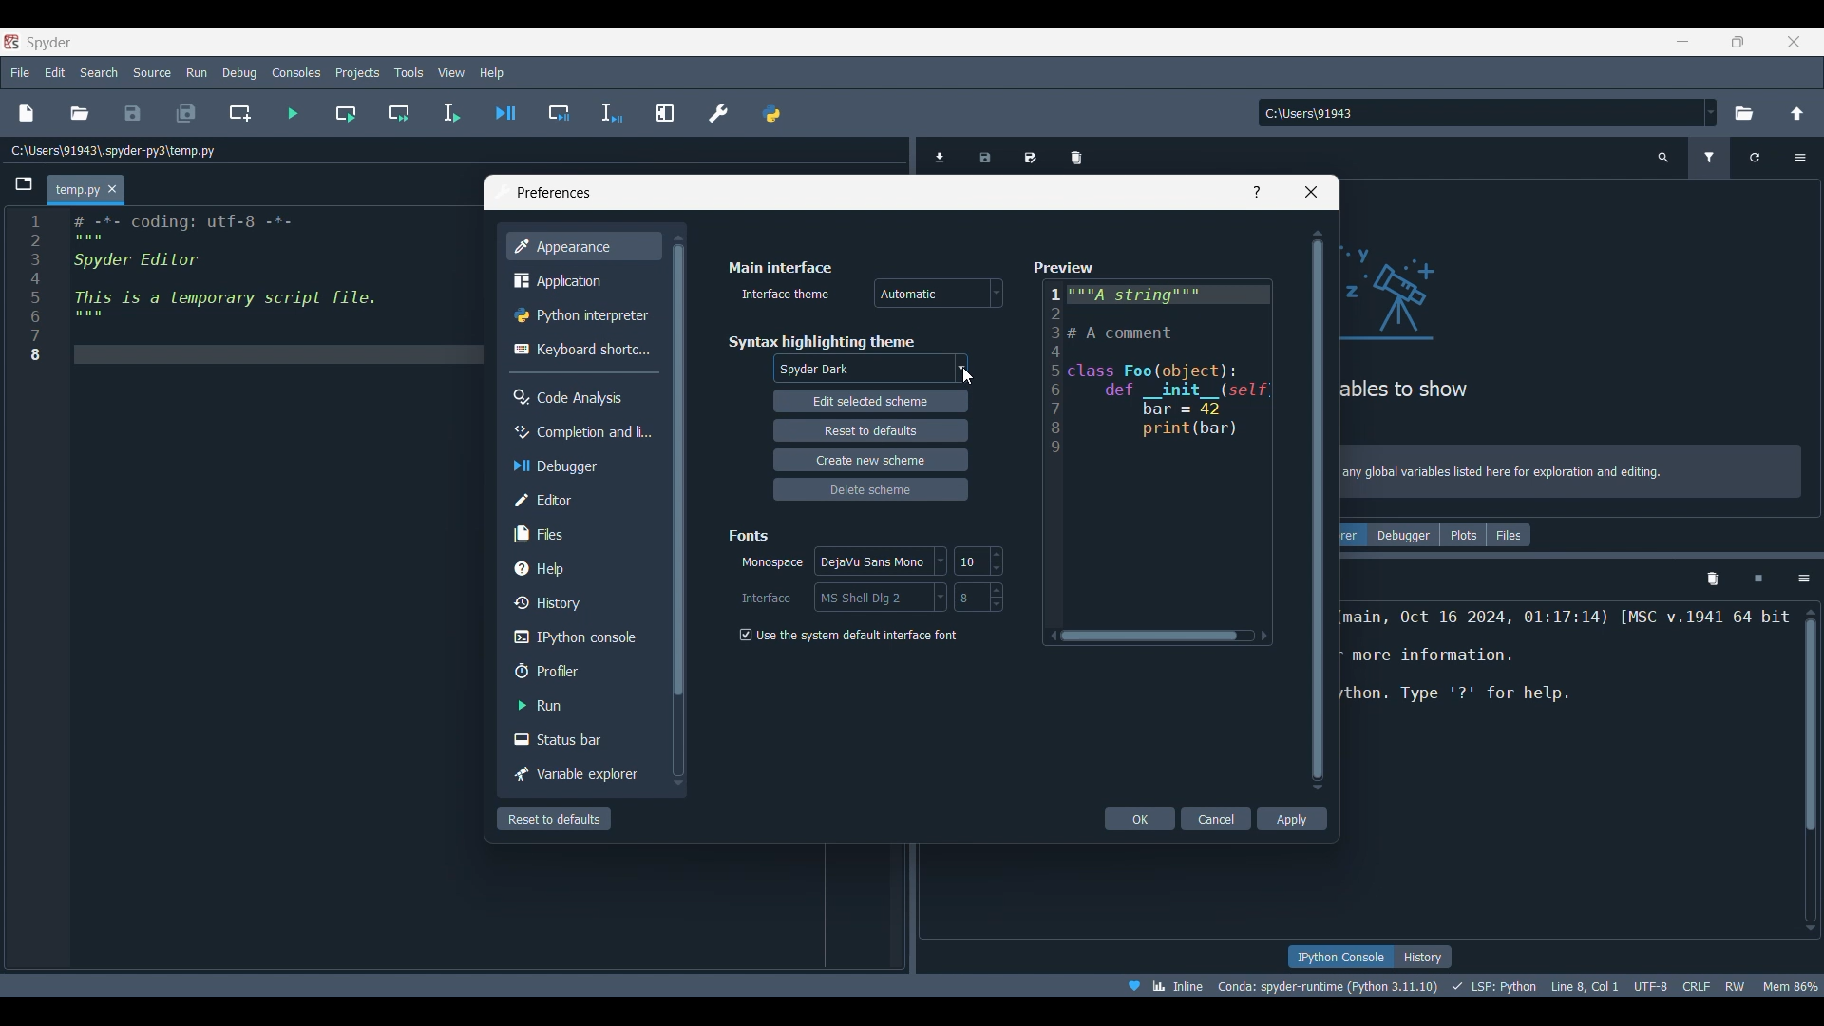  I want to click on Close tab, so click(112, 190).